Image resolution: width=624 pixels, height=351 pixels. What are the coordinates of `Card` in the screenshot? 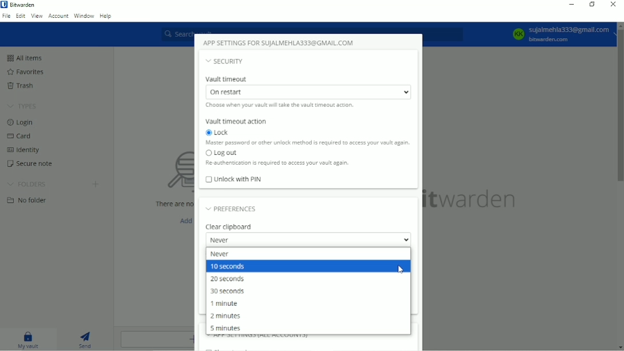 It's located at (22, 135).